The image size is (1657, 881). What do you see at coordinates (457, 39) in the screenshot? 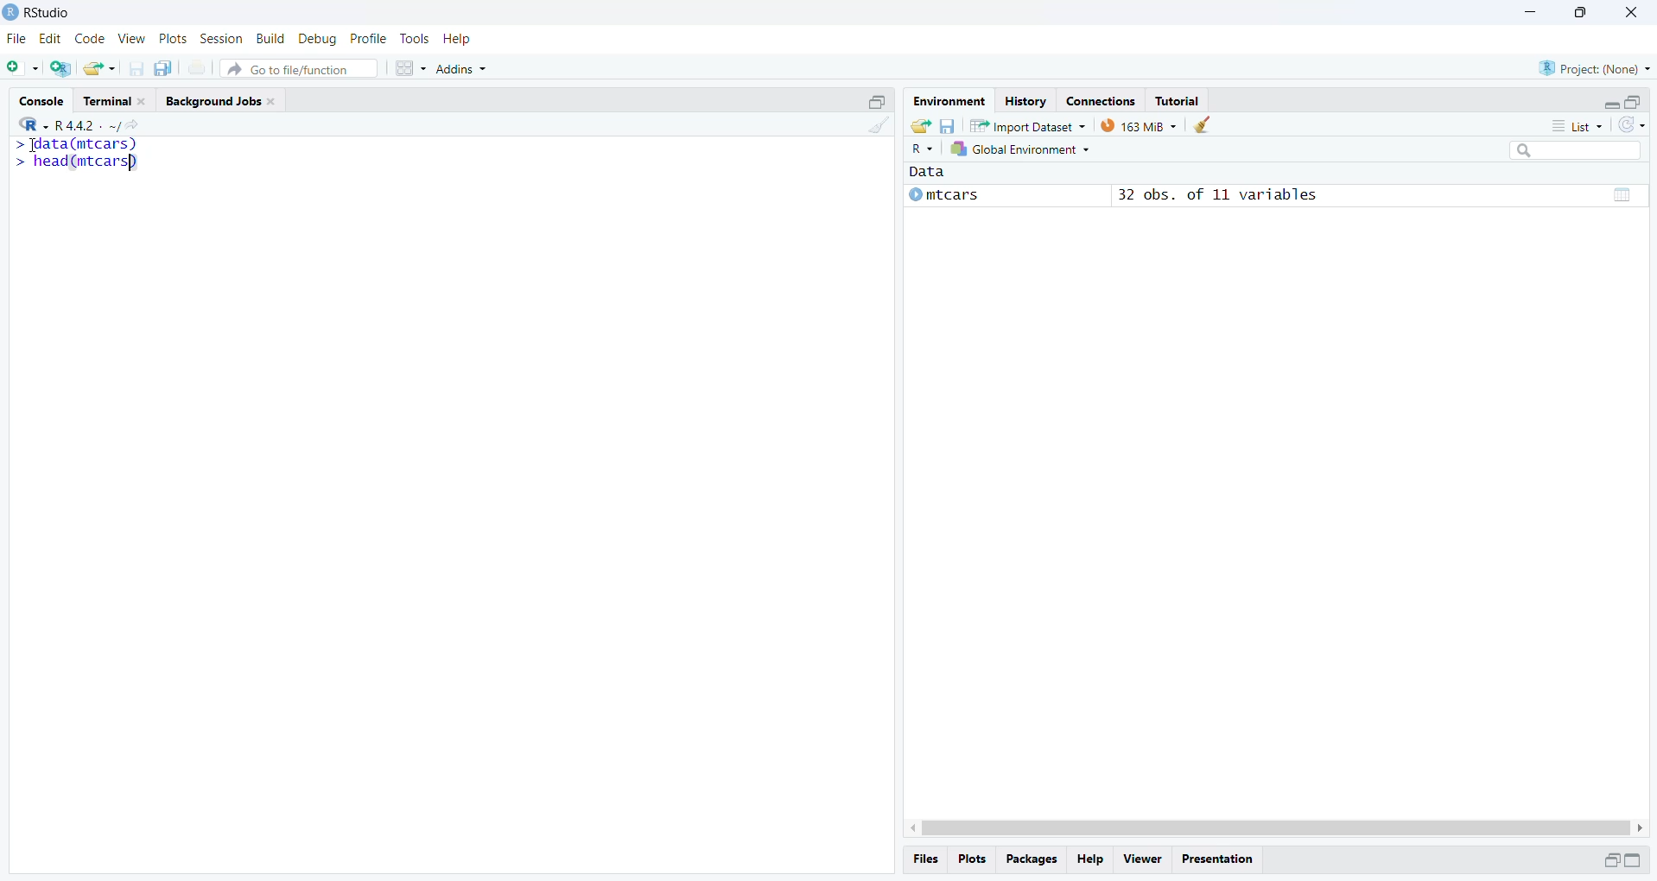
I see `help` at bounding box center [457, 39].